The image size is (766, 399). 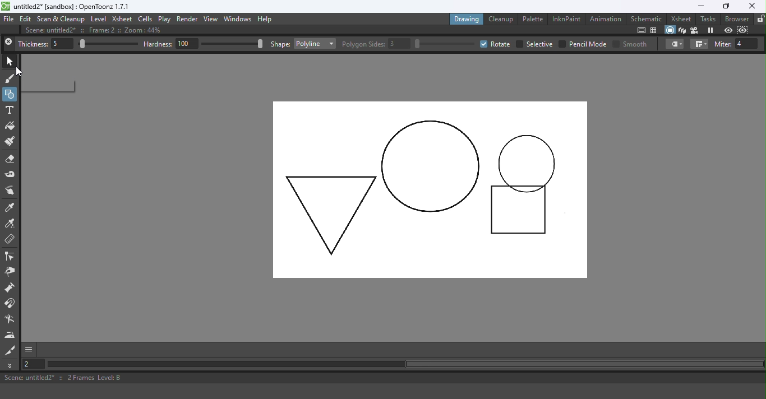 What do you see at coordinates (382, 378) in the screenshot?
I see `Scene: untitled2* :: 2 Frames Level: B` at bounding box center [382, 378].